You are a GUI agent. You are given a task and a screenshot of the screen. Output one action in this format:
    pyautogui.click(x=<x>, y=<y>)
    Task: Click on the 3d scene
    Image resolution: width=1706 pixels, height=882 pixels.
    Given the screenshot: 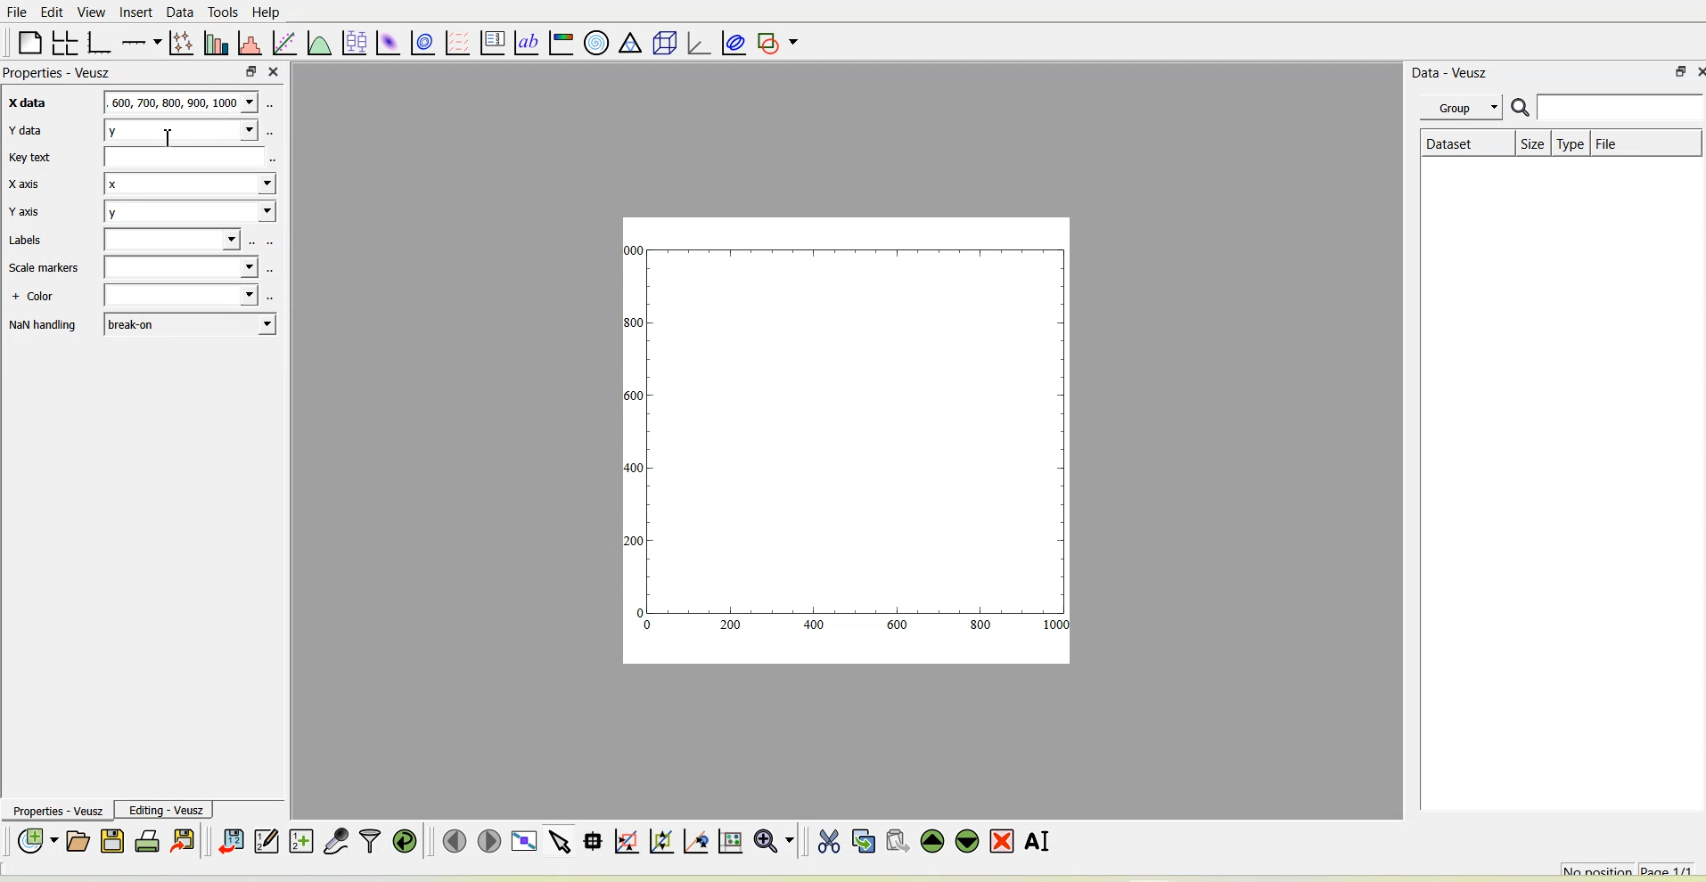 What is the action you would take?
    pyautogui.click(x=661, y=42)
    